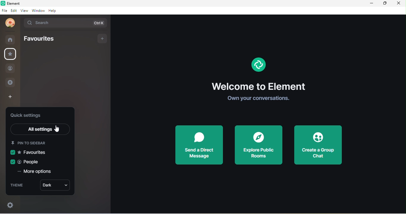  What do you see at coordinates (36, 172) in the screenshot?
I see `more options` at bounding box center [36, 172].